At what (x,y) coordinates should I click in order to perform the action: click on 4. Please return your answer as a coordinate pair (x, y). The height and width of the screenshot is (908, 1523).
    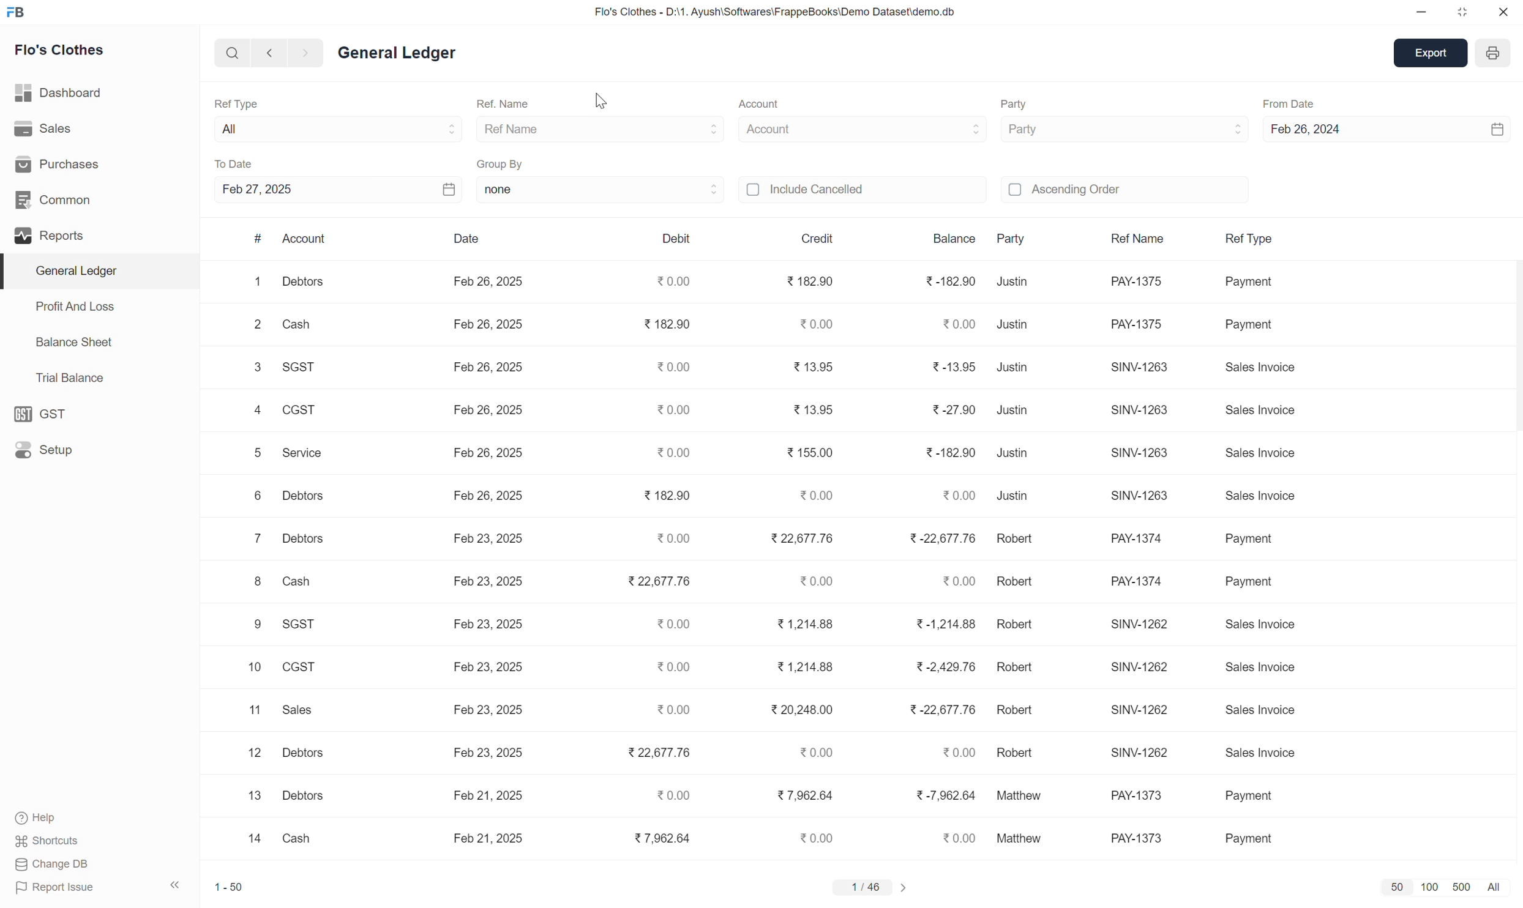
    Looking at the image, I should click on (260, 411).